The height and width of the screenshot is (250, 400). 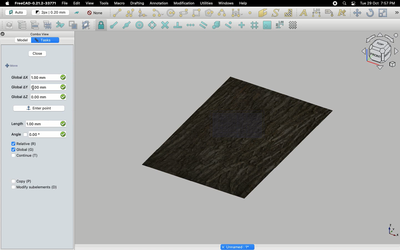 I want to click on Global X, so click(x=20, y=77).